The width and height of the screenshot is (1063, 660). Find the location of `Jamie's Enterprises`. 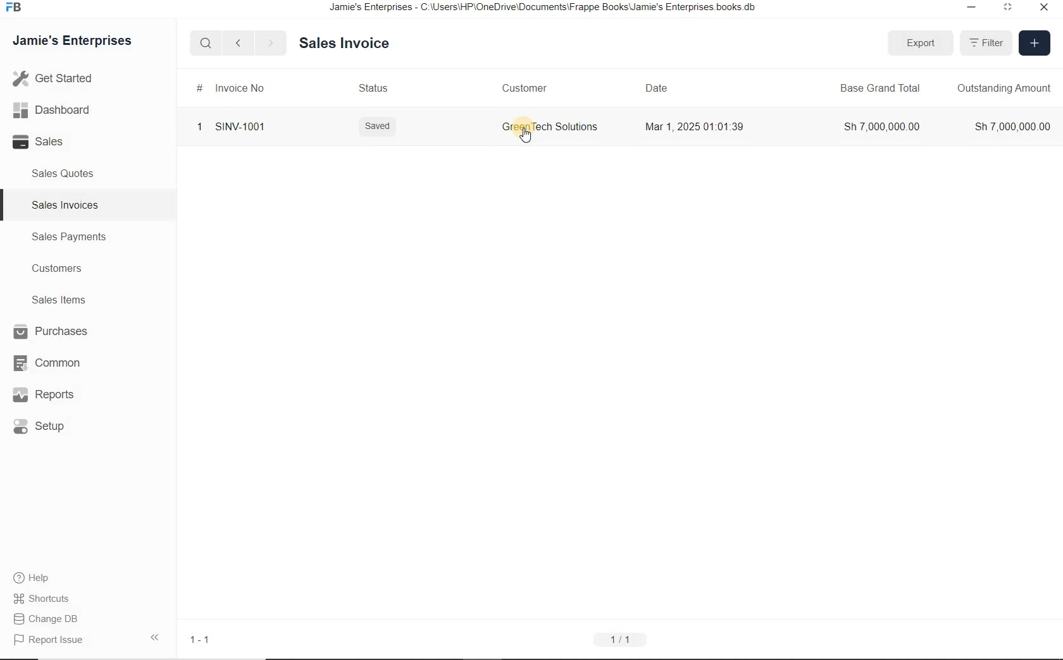

Jamie's Enterprises is located at coordinates (71, 41).